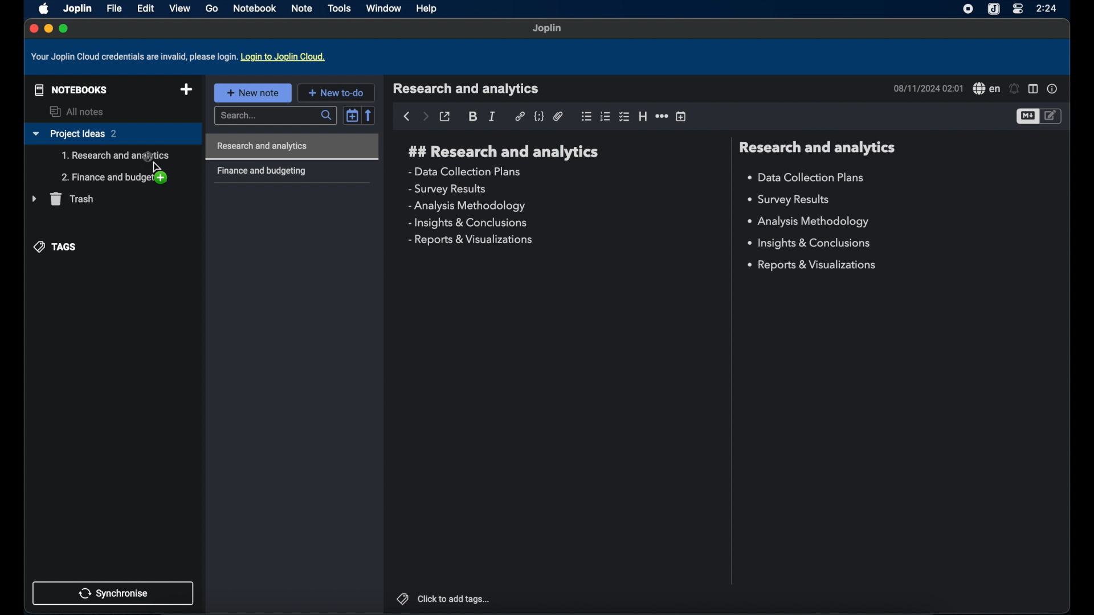  What do you see at coordinates (274, 116) in the screenshot?
I see `search bar` at bounding box center [274, 116].